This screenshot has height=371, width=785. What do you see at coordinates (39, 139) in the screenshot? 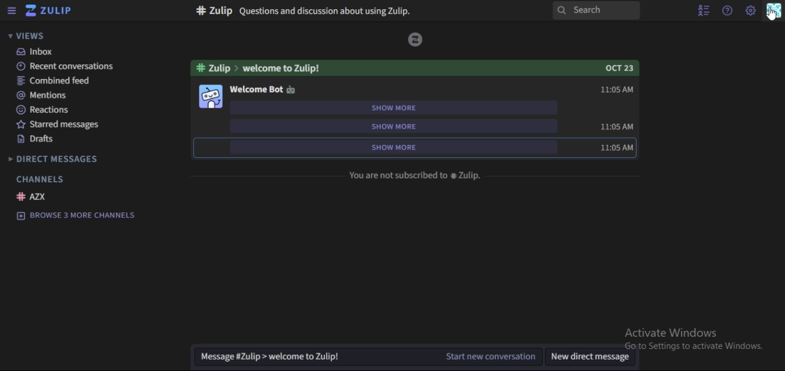
I see `drafts` at bounding box center [39, 139].